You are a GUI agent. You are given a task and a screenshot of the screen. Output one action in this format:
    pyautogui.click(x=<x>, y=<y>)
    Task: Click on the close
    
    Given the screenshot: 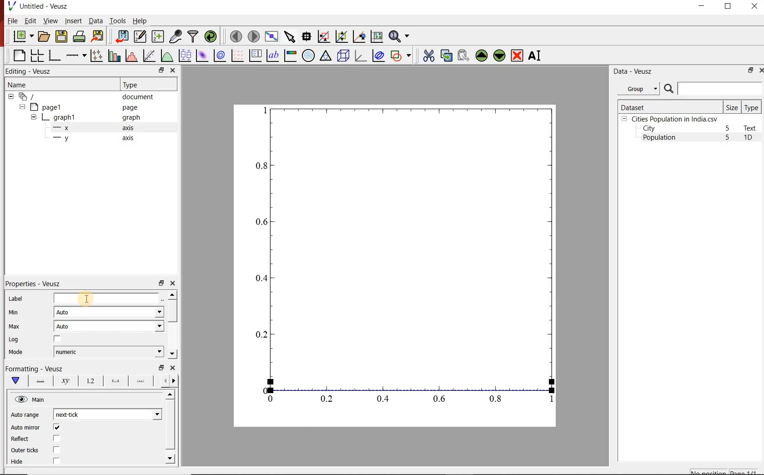 What is the action you would take?
    pyautogui.click(x=760, y=70)
    